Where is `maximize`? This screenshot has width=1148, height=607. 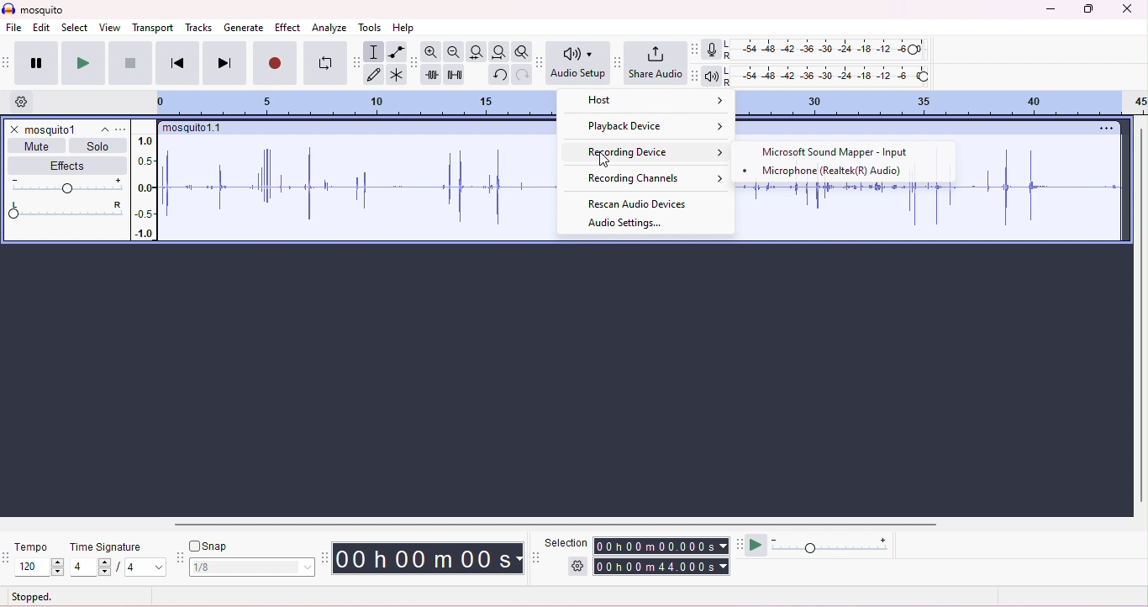 maximize is located at coordinates (1086, 9).